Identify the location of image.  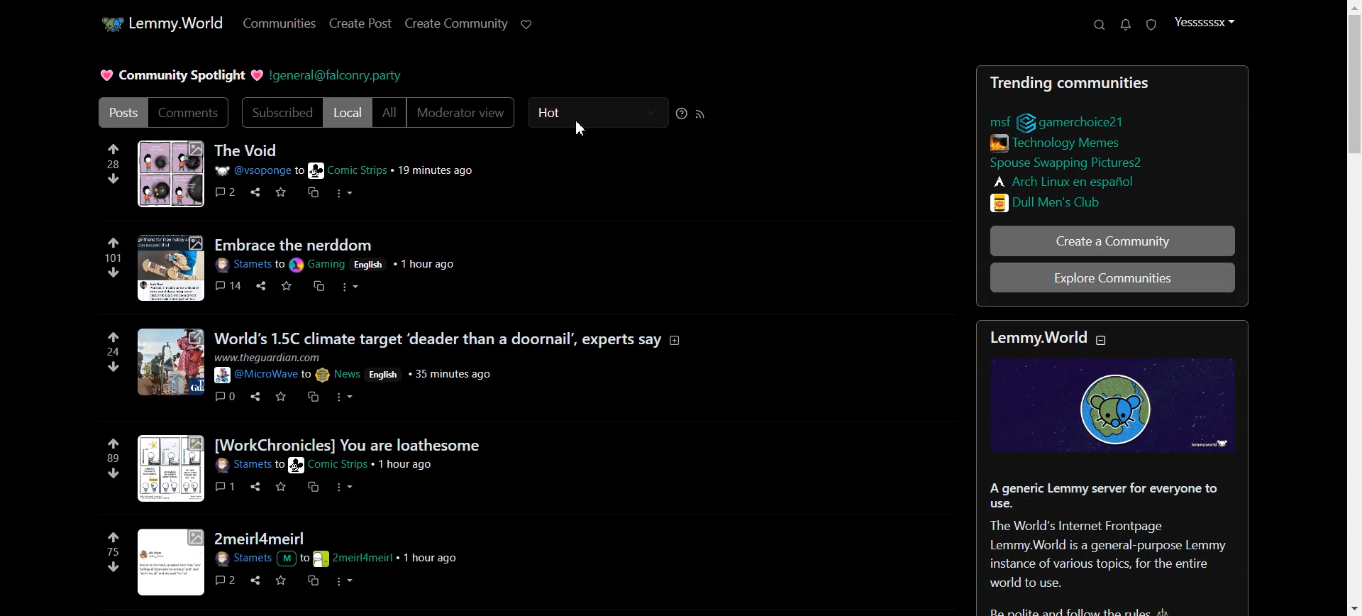
(170, 175).